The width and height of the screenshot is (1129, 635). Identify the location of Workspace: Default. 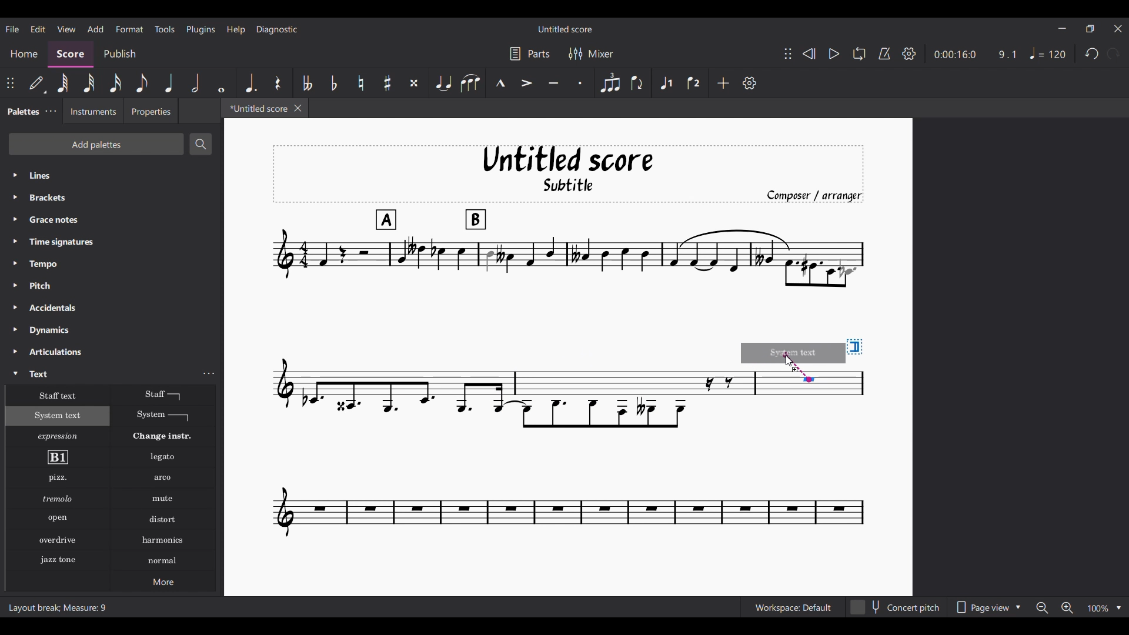
(793, 607).